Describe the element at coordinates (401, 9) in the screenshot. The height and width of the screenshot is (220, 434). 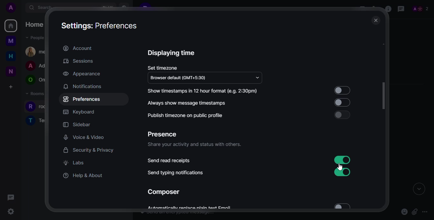
I see `threads` at that location.